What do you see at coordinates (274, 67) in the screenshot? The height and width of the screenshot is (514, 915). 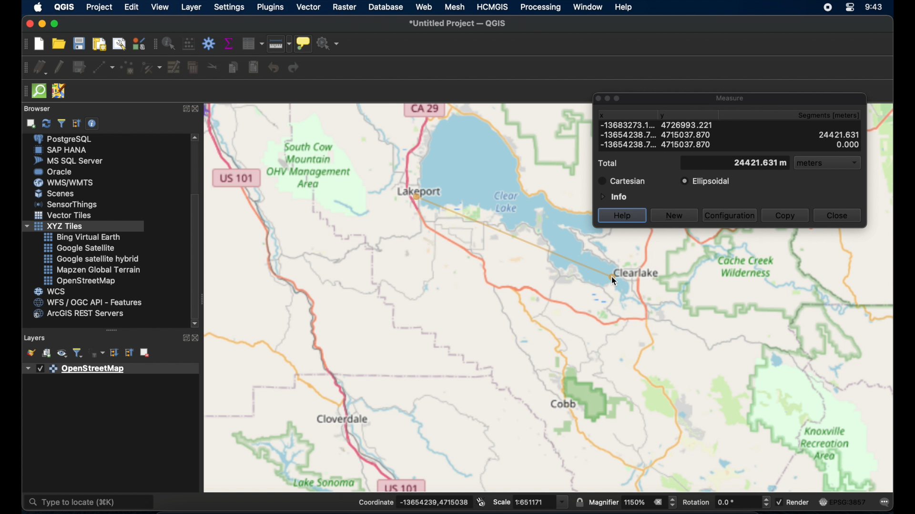 I see `undo` at bounding box center [274, 67].